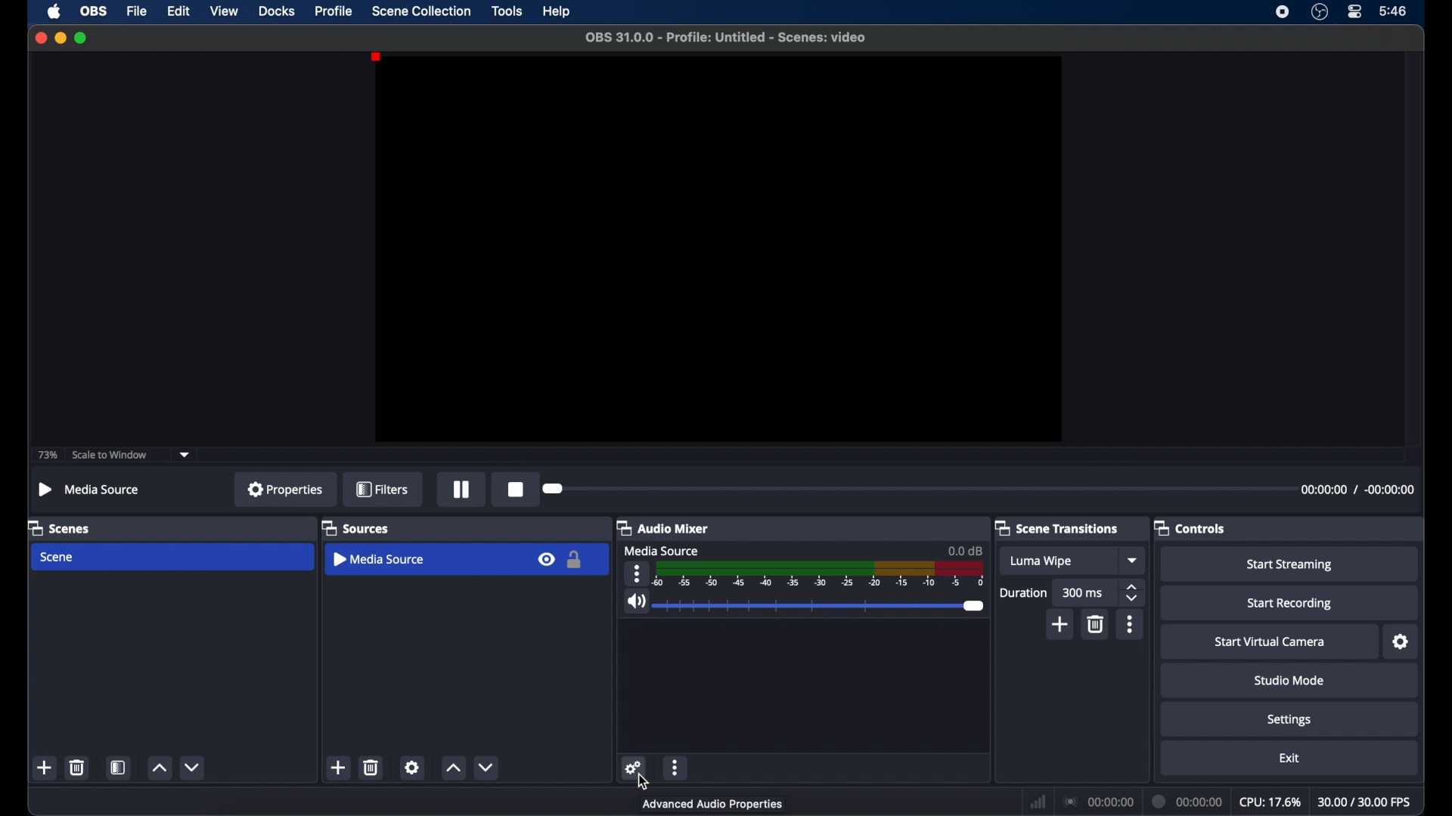 This screenshot has width=1452, height=816. Describe the element at coordinates (1084, 592) in the screenshot. I see `300 ms` at that location.